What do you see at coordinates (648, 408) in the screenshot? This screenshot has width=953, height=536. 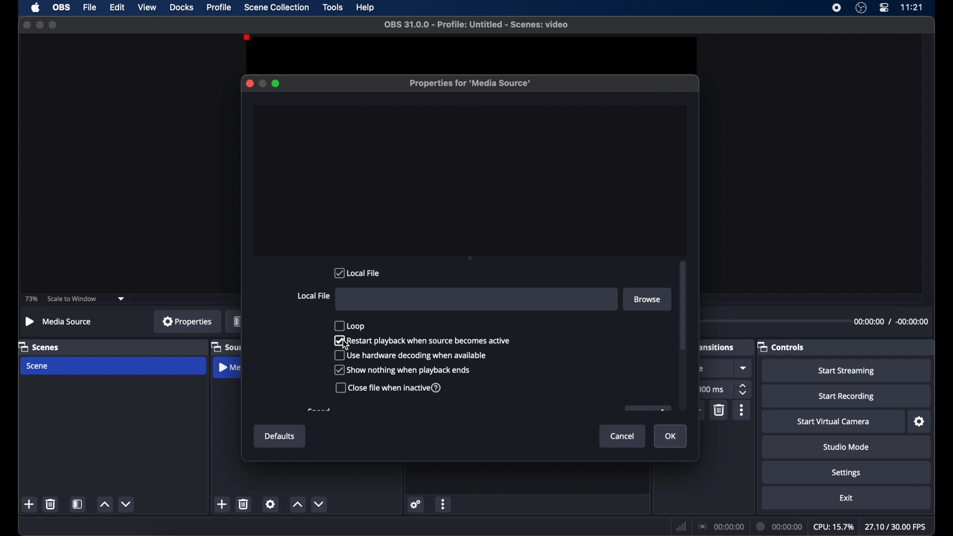 I see `obscure icon` at bounding box center [648, 408].